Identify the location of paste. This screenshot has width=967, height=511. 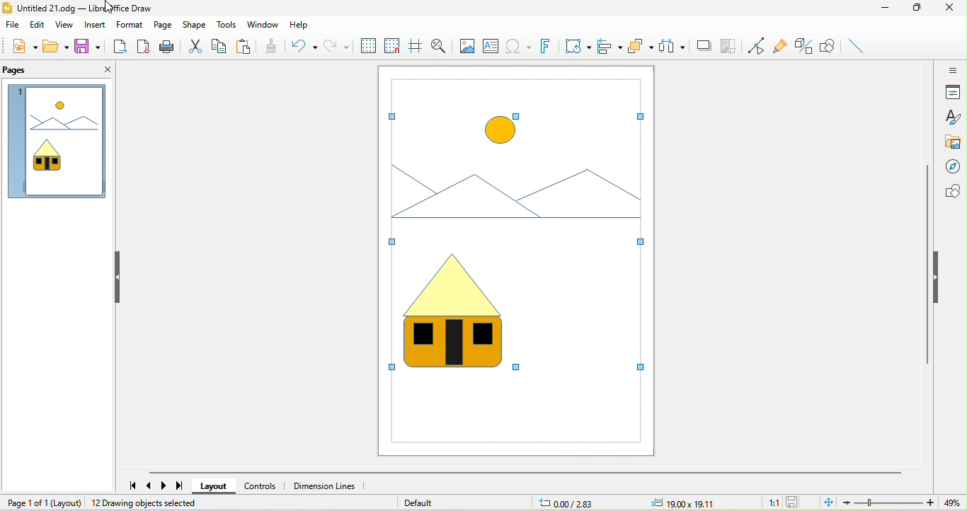
(248, 45).